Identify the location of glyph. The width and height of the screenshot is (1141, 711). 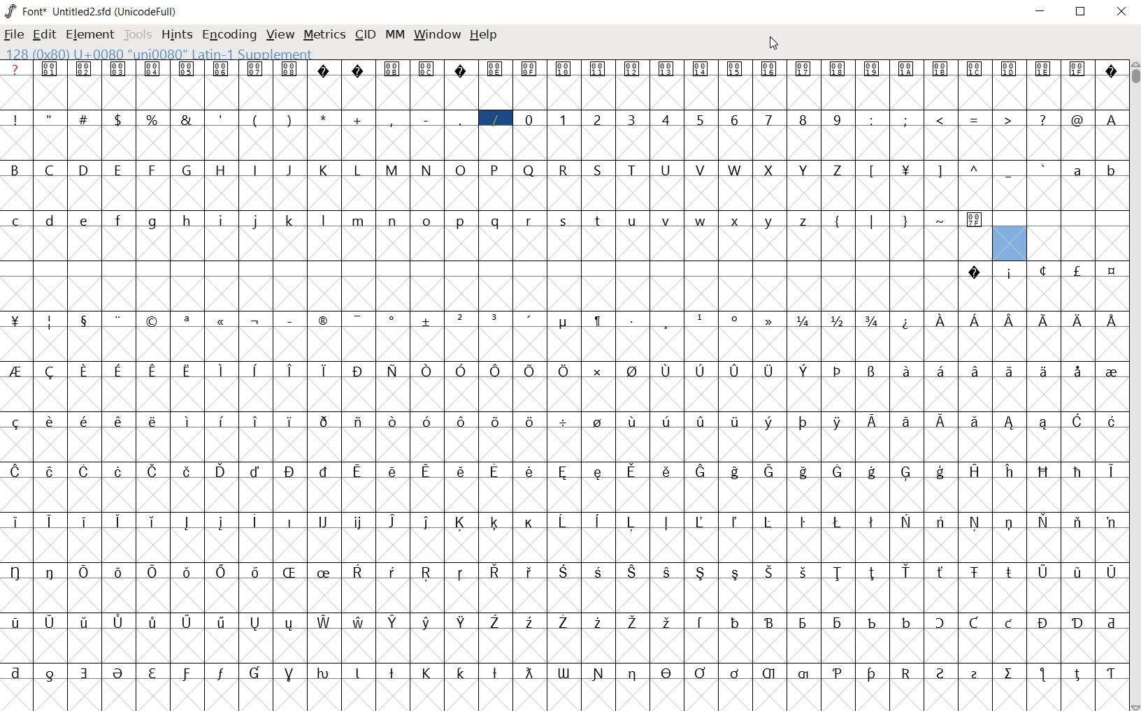
(940, 370).